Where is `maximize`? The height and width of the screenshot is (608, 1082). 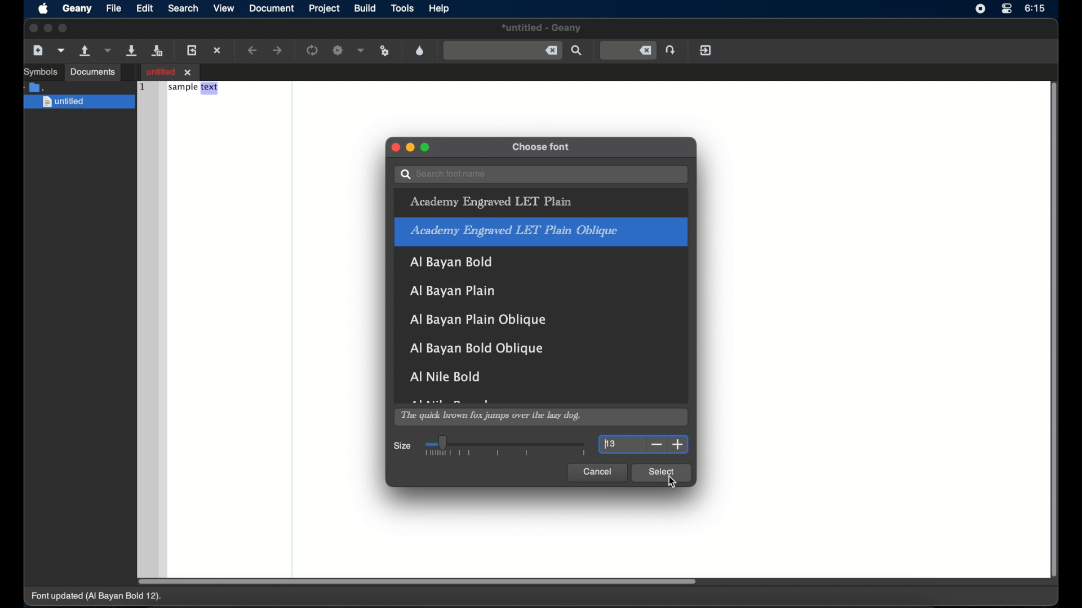
maximize is located at coordinates (65, 28).